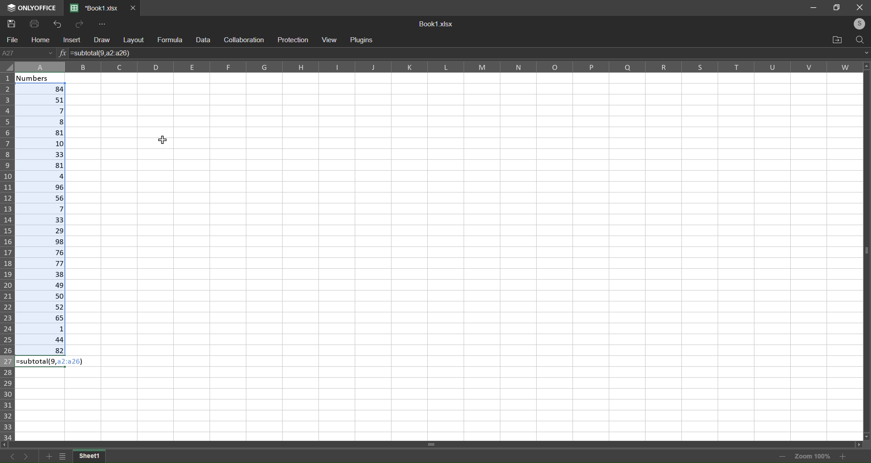 The image size is (871, 463). Describe the element at coordinates (812, 455) in the screenshot. I see `Zoom 100%` at that location.